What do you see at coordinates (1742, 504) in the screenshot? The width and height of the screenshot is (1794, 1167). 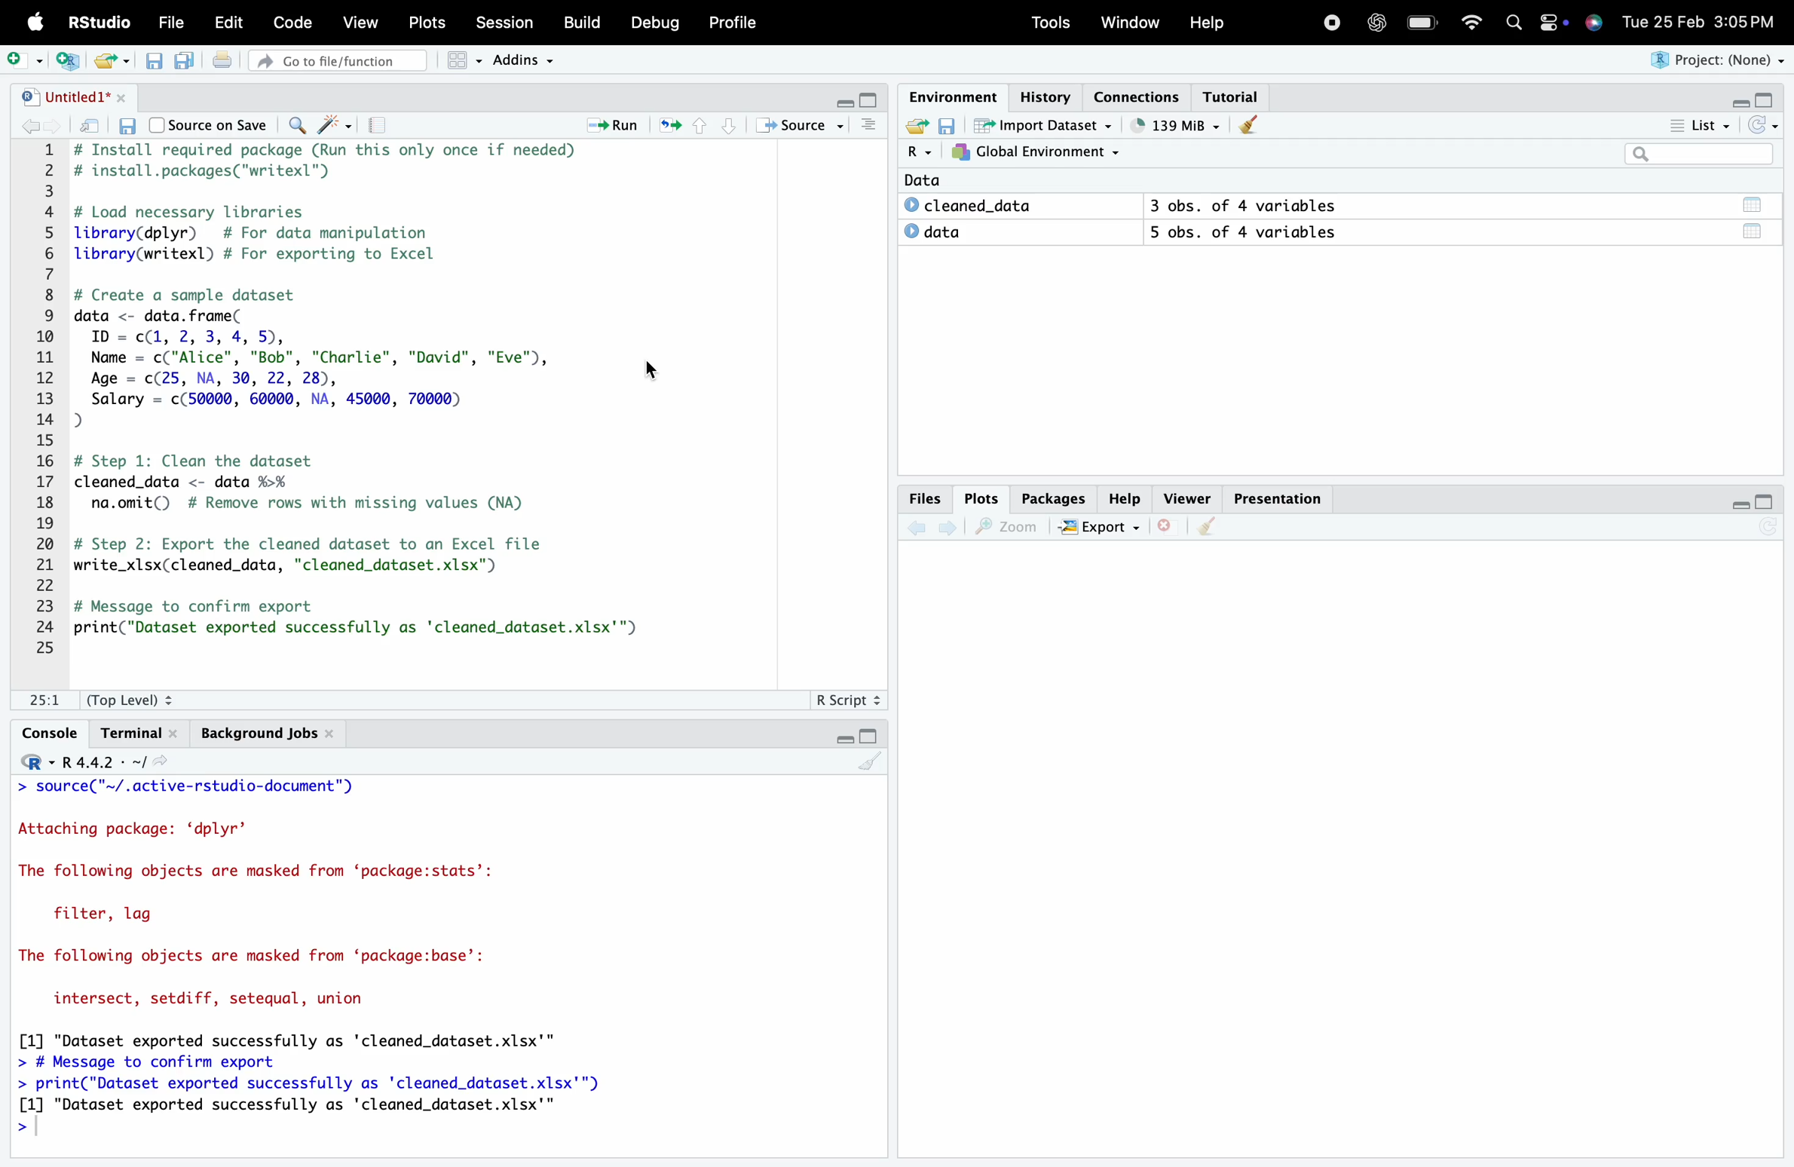 I see `Minimize` at bounding box center [1742, 504].